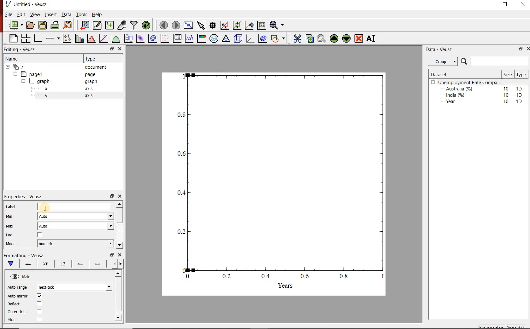 This screenshot has height=329, width=530. What do you see at coordinates (61, 74) in the screenshot?
I see `page1 page` at bounding box center [61, 74].